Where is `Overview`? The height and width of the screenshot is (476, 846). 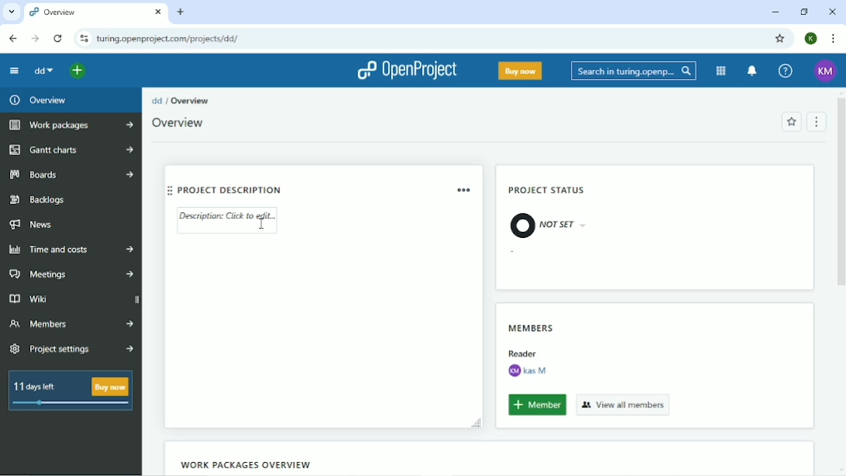 Overview is located at coordinates (191, 101).